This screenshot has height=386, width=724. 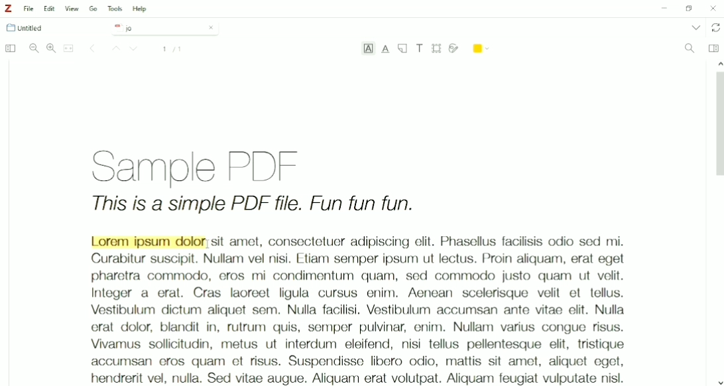 What do you see at coordinates (8, 9) in the screenshot?
I see `Logo` at bounding box center [8, 9].